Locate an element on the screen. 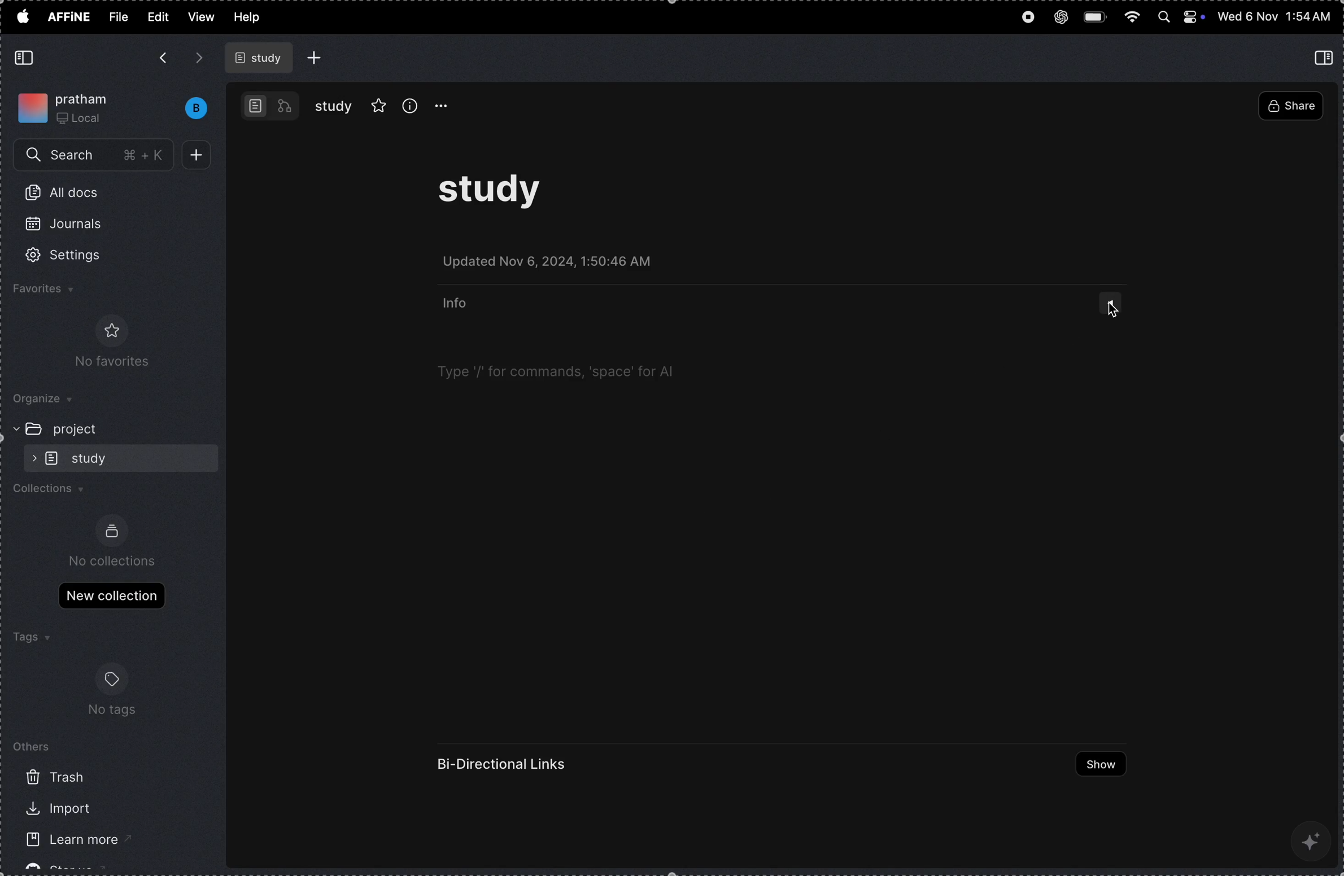  settings is located at coordinates (78, 256).